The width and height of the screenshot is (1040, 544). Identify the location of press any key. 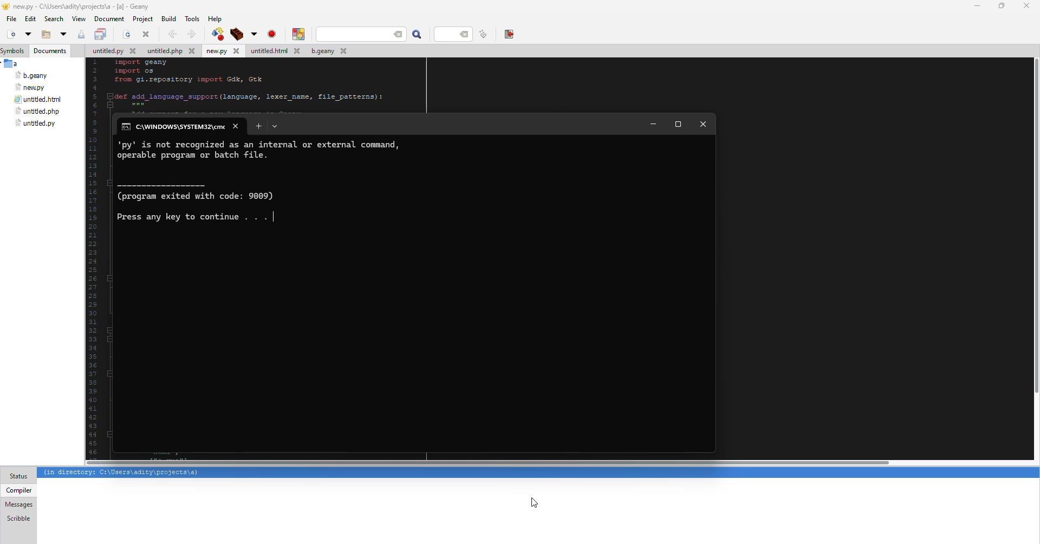
(202, 218).